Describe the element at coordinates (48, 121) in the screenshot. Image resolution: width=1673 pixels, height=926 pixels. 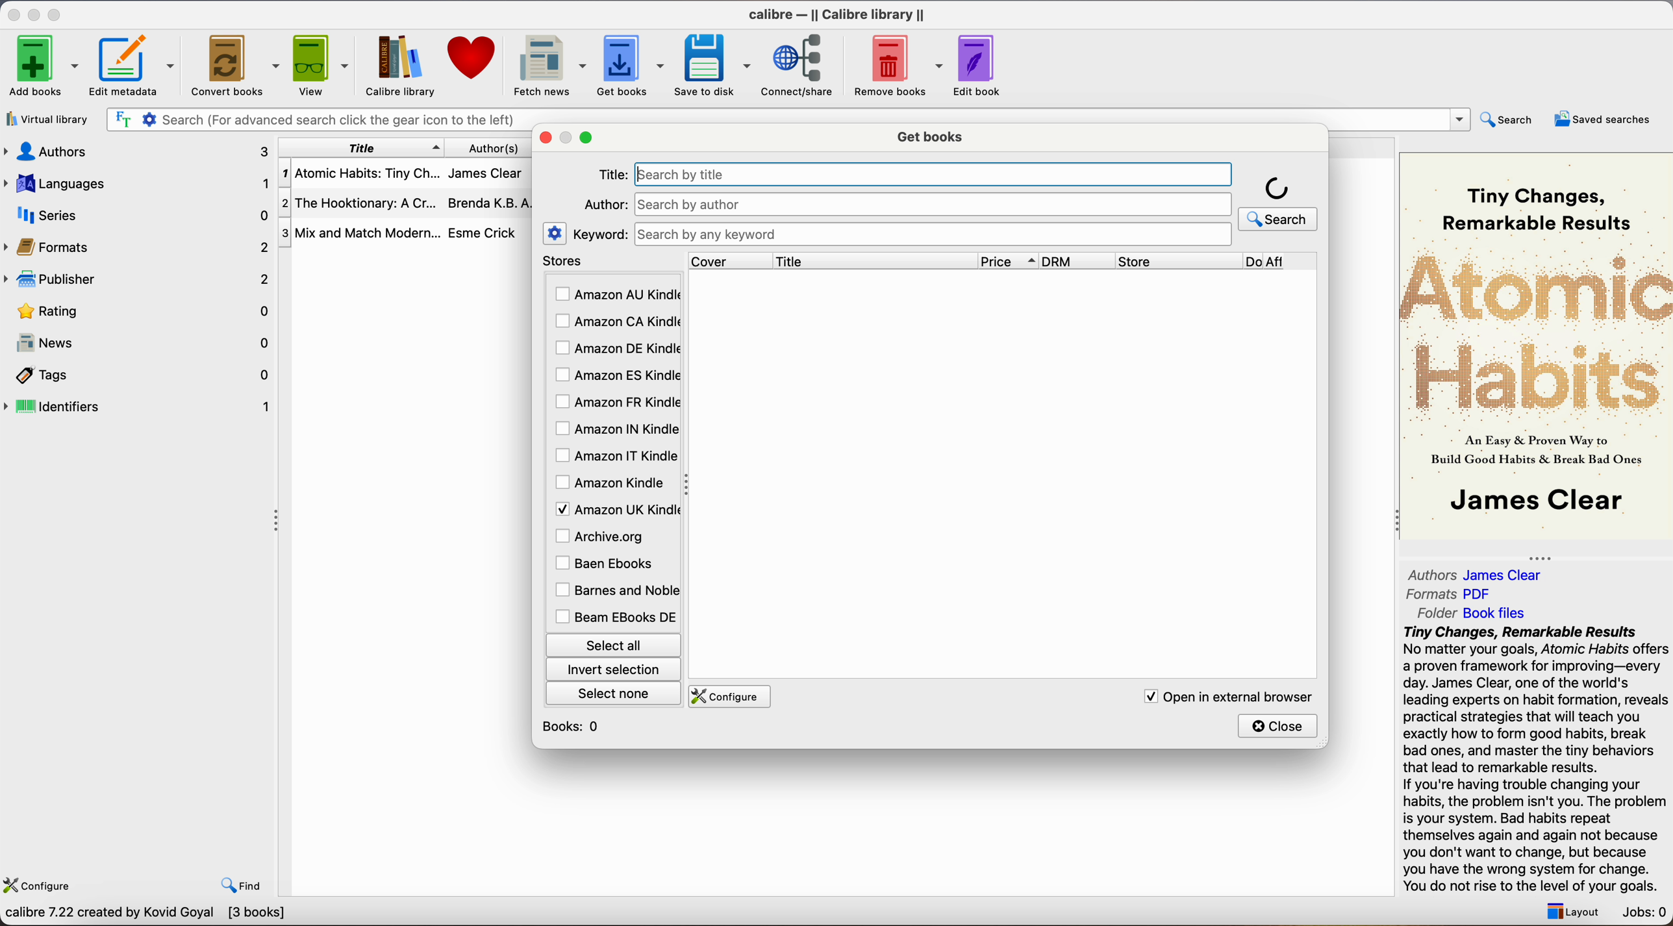
I see `virtual library` at that location.